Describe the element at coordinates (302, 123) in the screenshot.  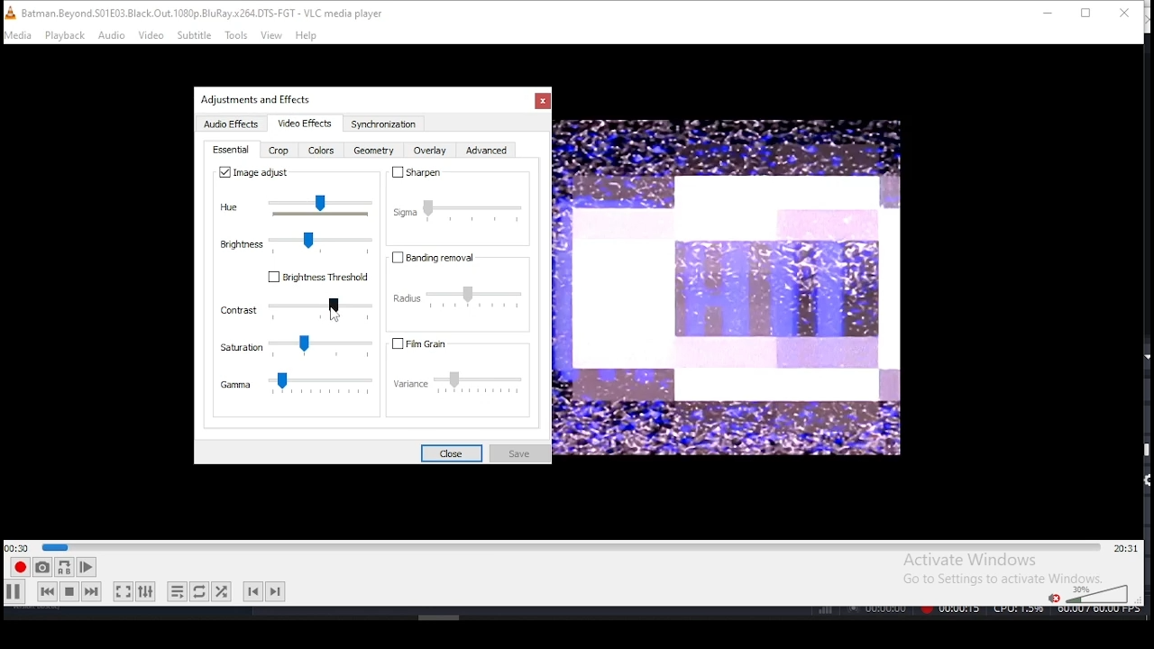
I see `video effects` at that location.